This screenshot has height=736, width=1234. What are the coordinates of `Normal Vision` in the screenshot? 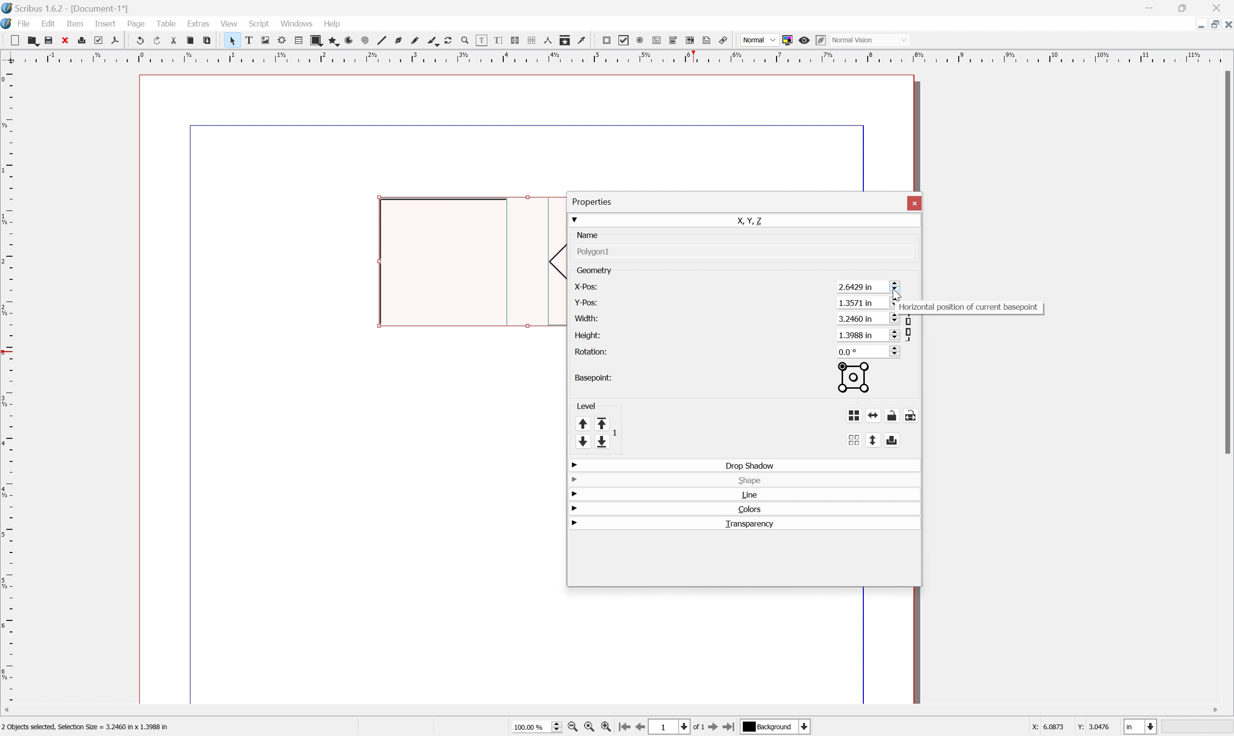 It's located at (871, 39).